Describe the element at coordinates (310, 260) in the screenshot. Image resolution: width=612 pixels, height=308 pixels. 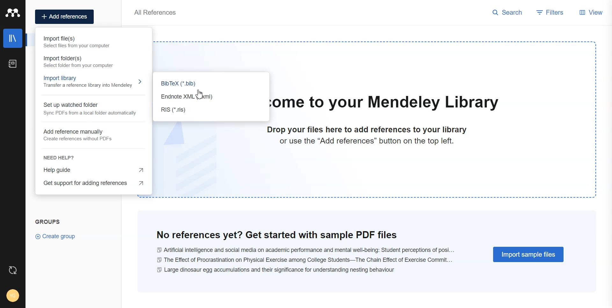
I see `@ Artificial intelligence and social media on academic performance and mental well-being: Student perceptions of posi...
© The Effect of Procrastination on Physical Exercise among College Students—The Chain Effect of Exercise Commit...
© Large dinosaur egg accumulations and their significance for understanding nesting behaviour` at that location.